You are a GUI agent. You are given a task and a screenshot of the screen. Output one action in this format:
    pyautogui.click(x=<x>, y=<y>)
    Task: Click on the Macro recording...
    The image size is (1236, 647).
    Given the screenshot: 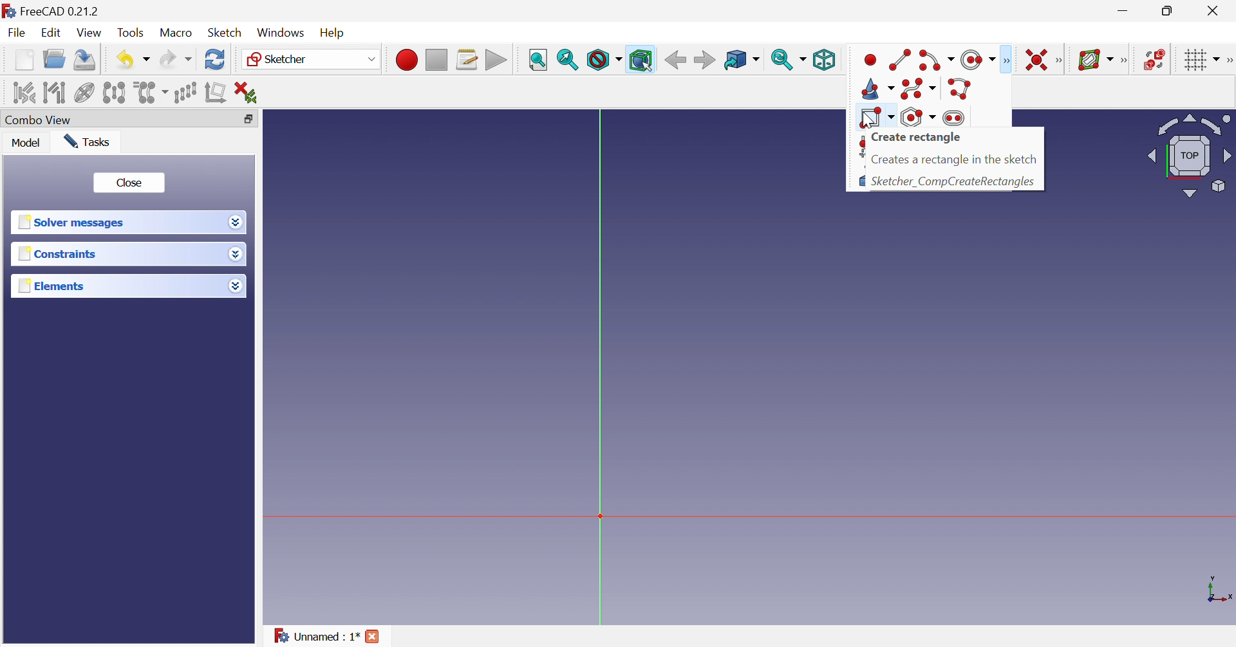 What is the action you would take?
    pyautogui.click(x=407, y=60)
    